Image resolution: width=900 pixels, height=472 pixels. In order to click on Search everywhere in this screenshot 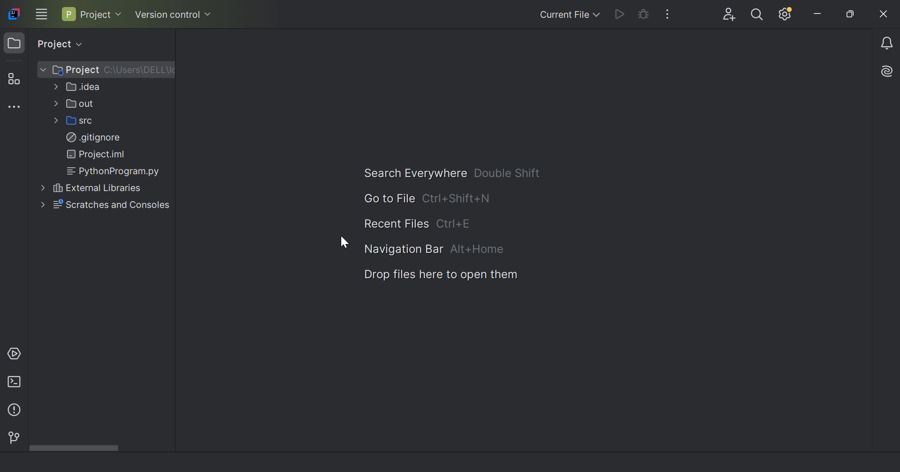, I will do `click(409, 173)`.